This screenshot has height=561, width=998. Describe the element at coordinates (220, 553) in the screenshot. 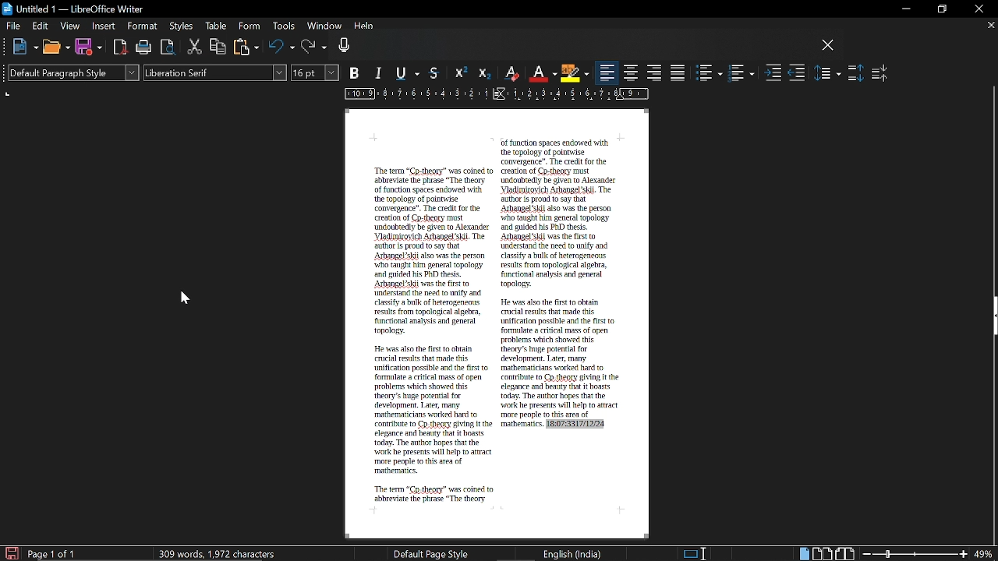

I see `306 words, 1956 characters` at that location.